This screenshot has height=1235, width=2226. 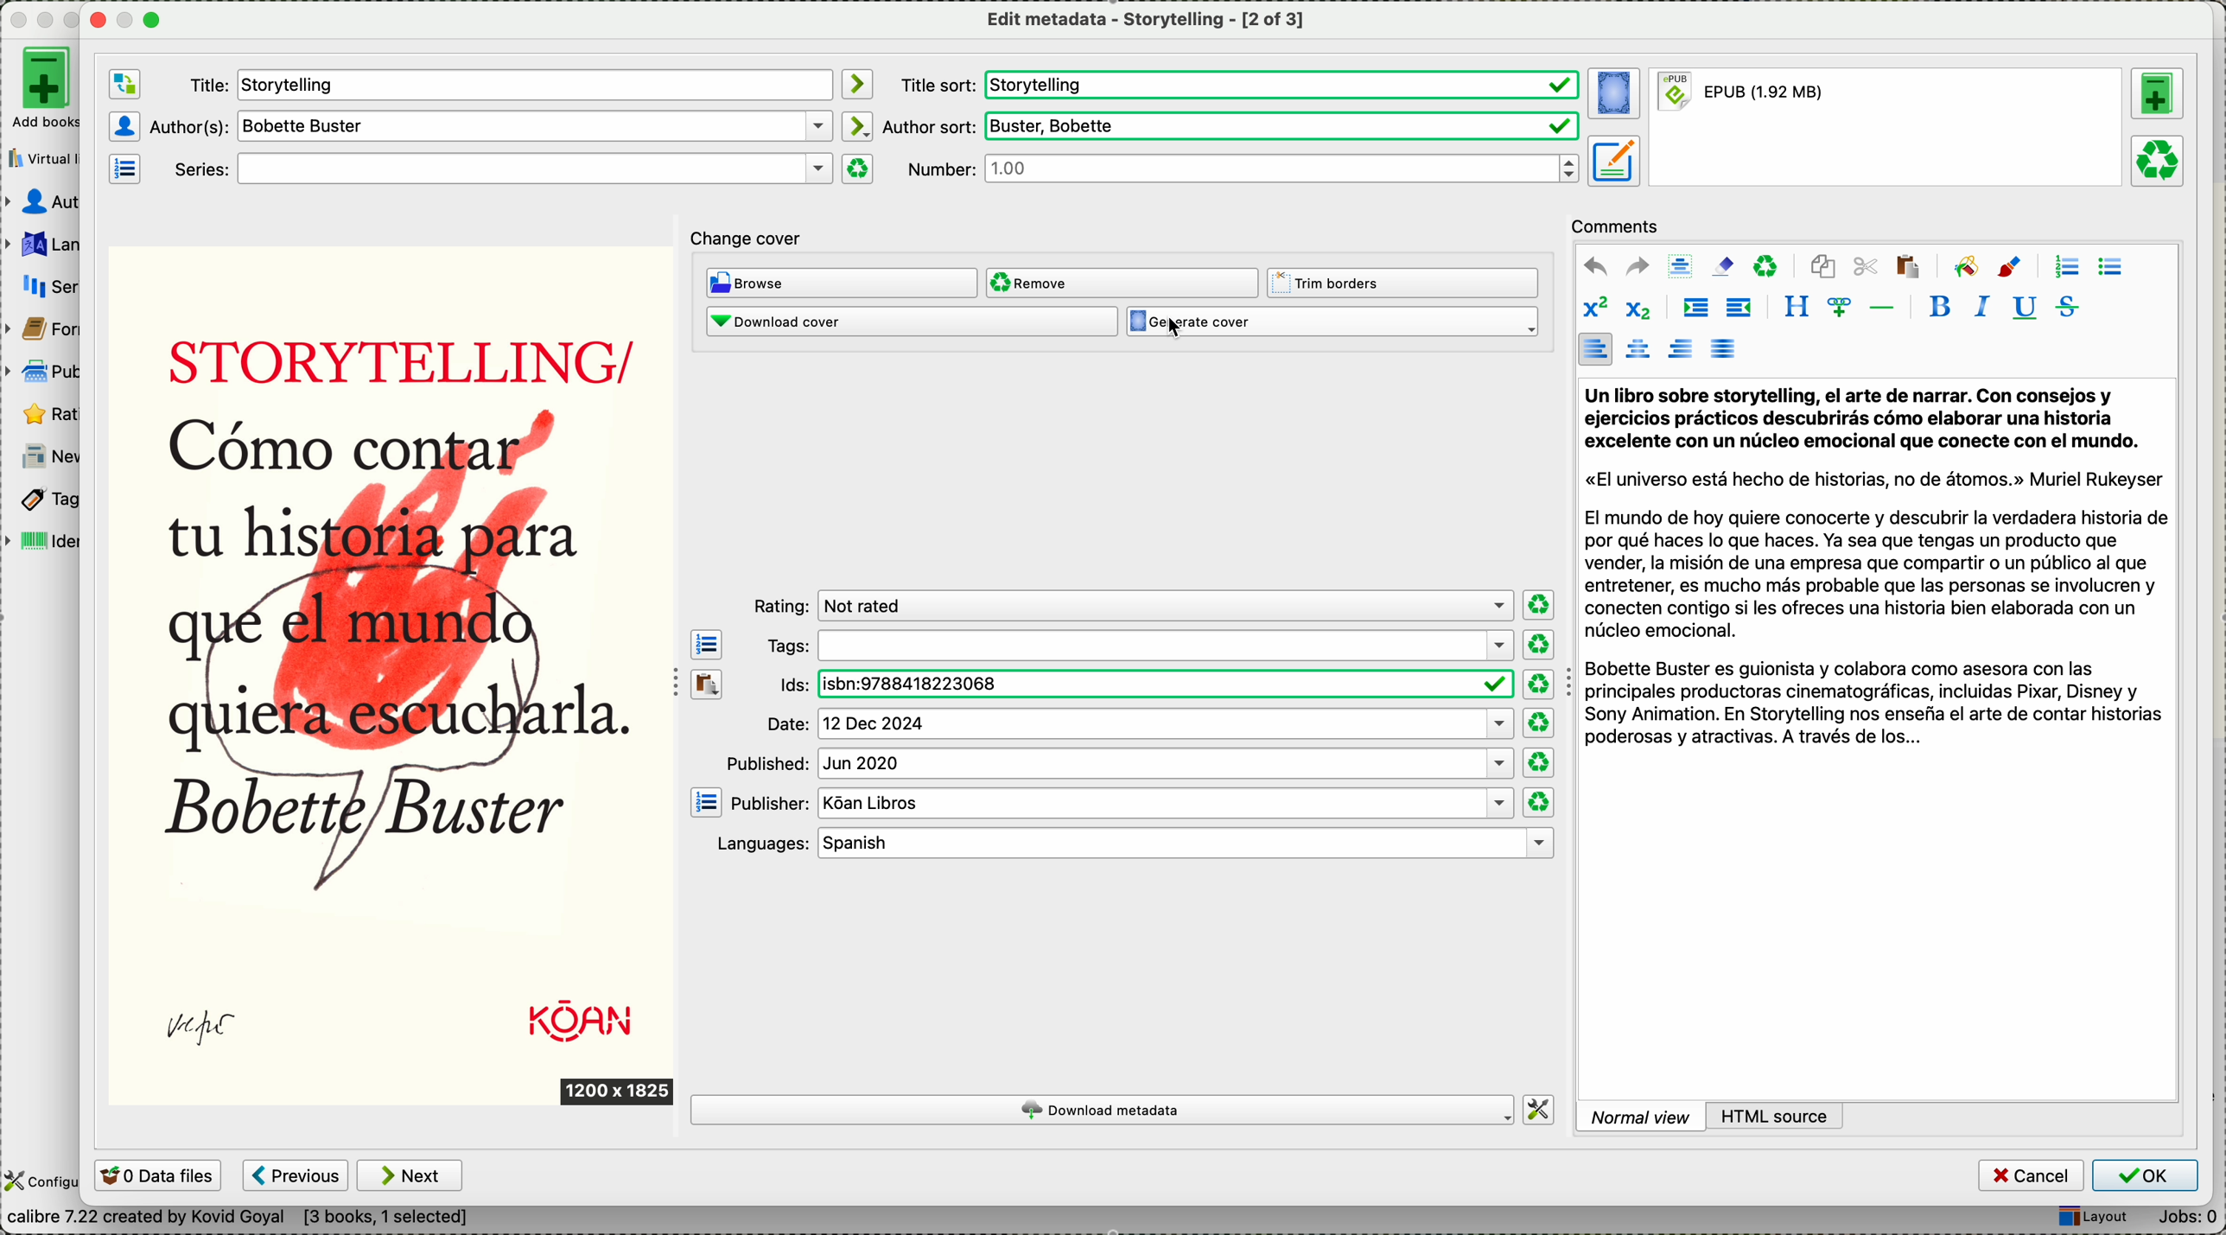 What do you see at coordinates (1824, 270) in the screenshot?
I see `copy` at bounding box center [1824, 270].